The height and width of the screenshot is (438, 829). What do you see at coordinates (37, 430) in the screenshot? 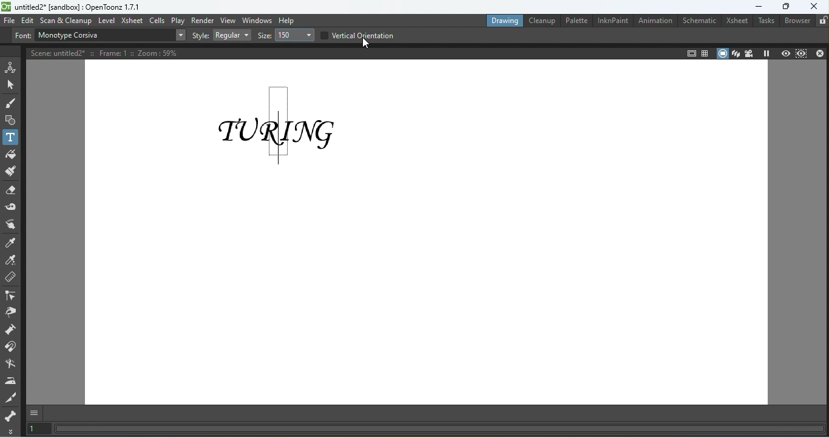
I see `Set the current frame` at bounding box center [37, 430].